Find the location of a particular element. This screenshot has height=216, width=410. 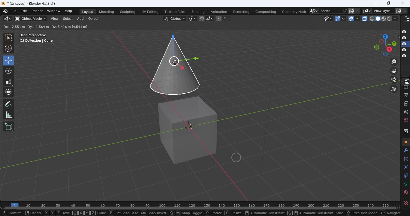

Select is located at coordinates (67, 19).